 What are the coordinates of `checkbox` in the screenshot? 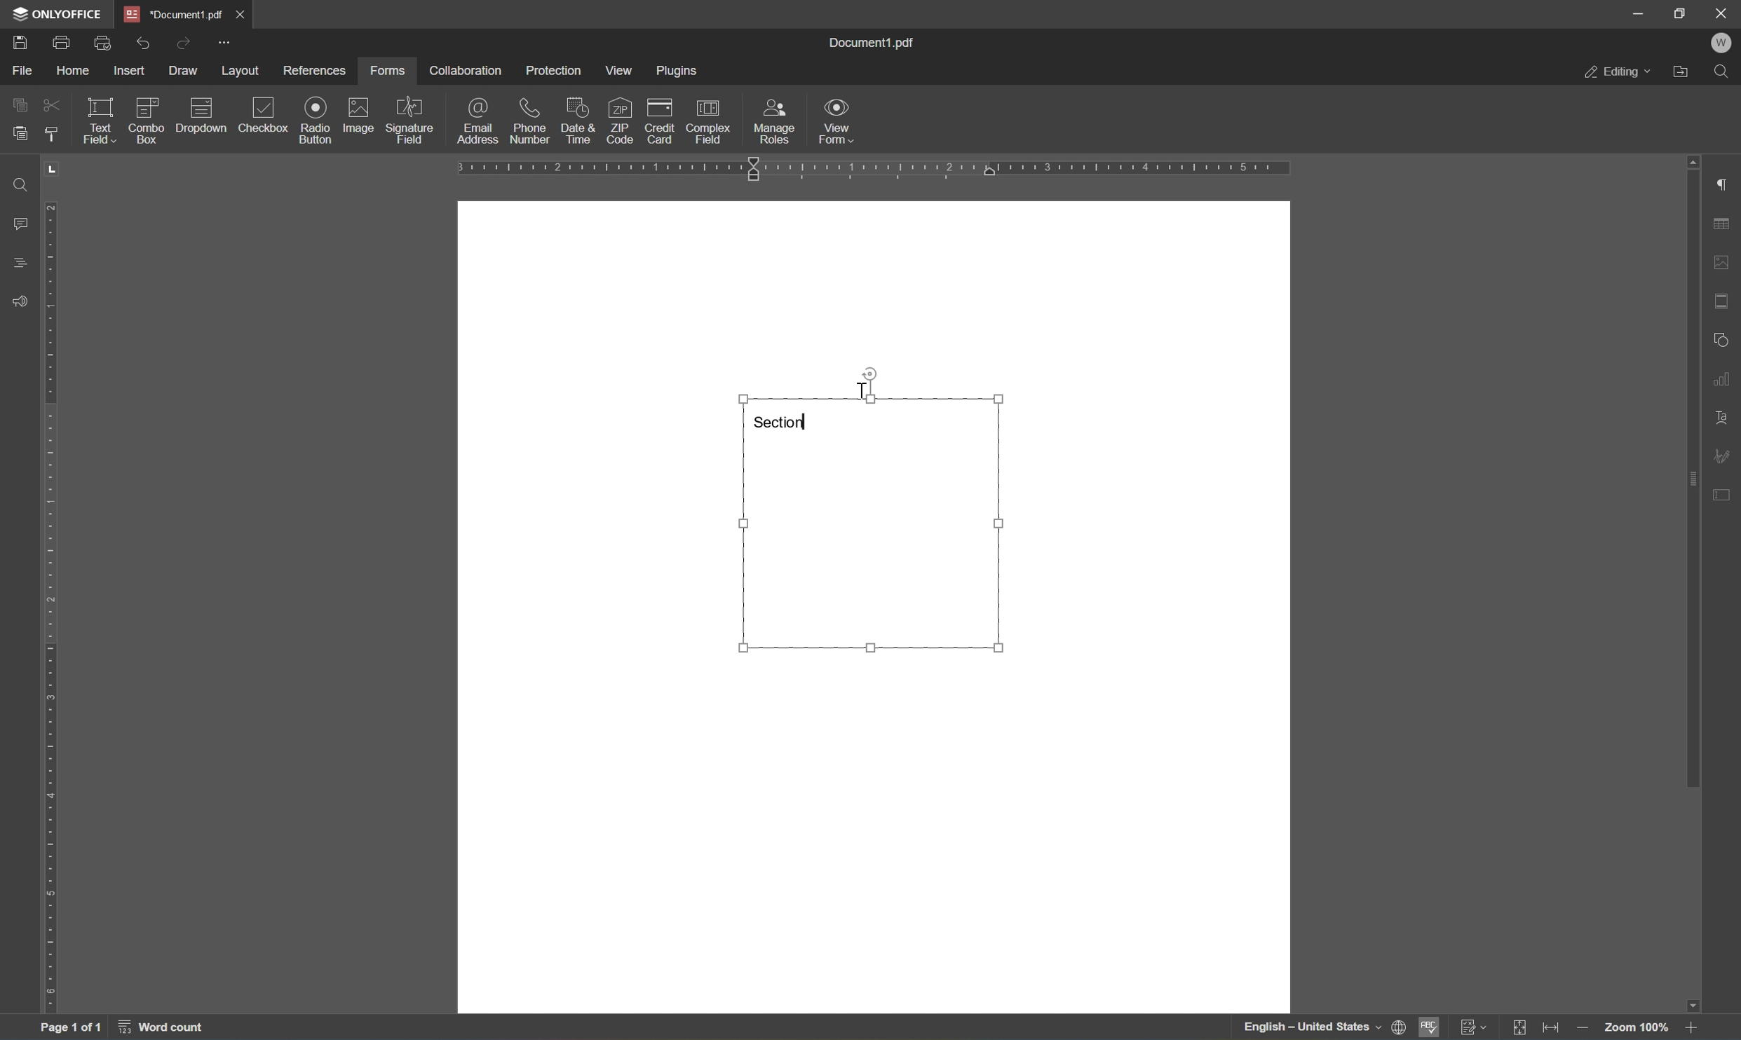 It's located at (266, 115).